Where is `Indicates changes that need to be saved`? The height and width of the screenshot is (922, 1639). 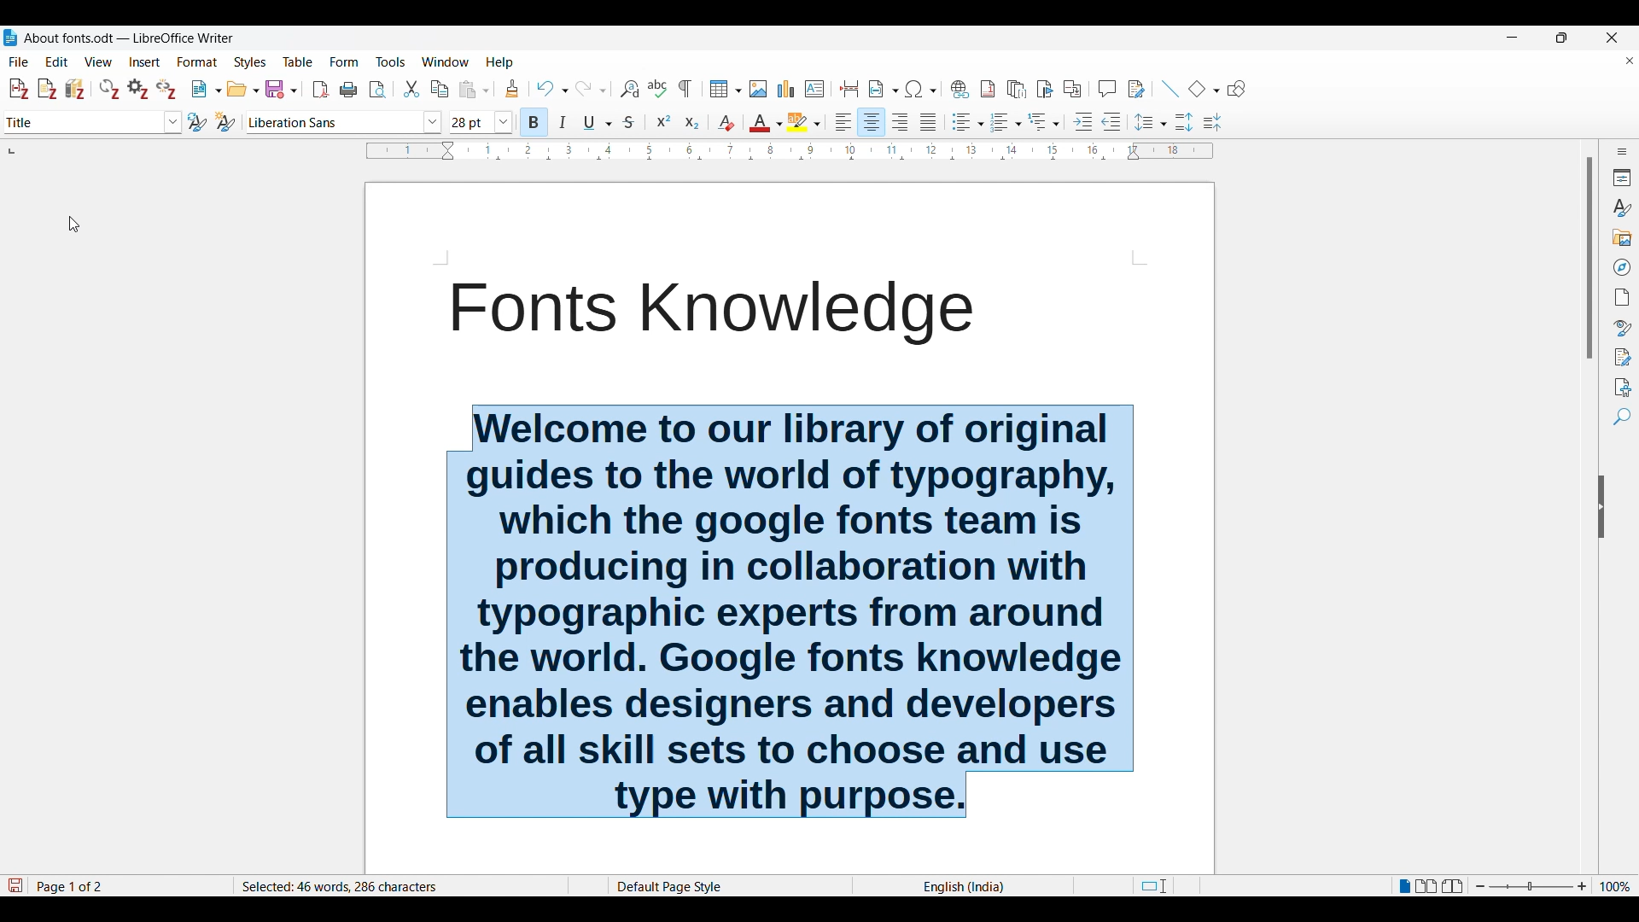
Indicates changes that need to be saved is located at coordinates (16, 885).